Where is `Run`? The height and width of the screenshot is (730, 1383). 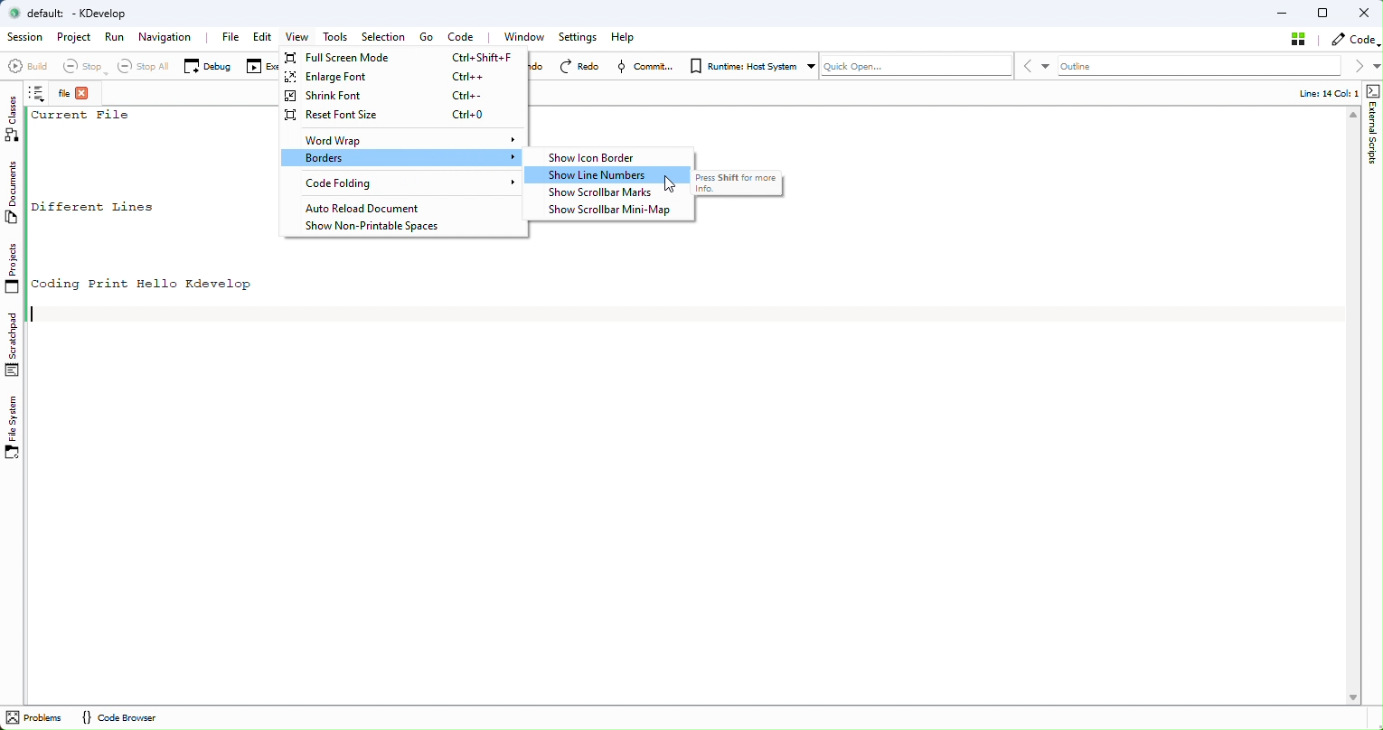 Run is located at coordinates (116, 38).